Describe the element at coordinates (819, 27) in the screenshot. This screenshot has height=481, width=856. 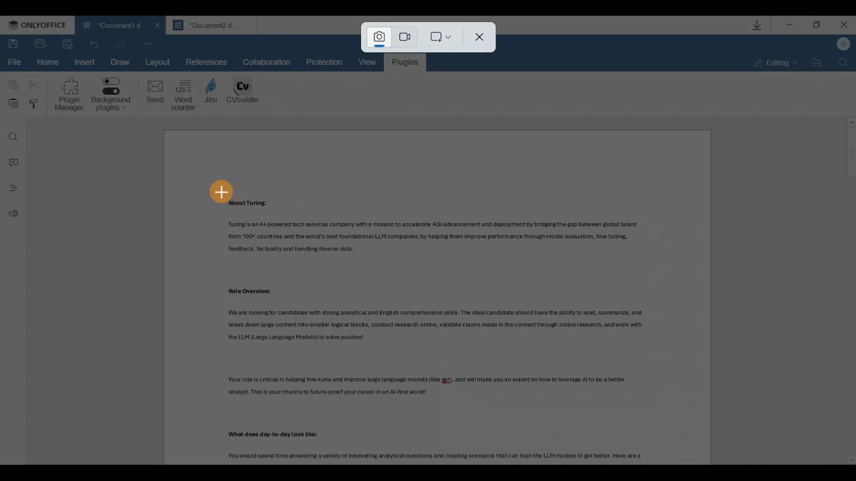
I see `Maximize` at that location.